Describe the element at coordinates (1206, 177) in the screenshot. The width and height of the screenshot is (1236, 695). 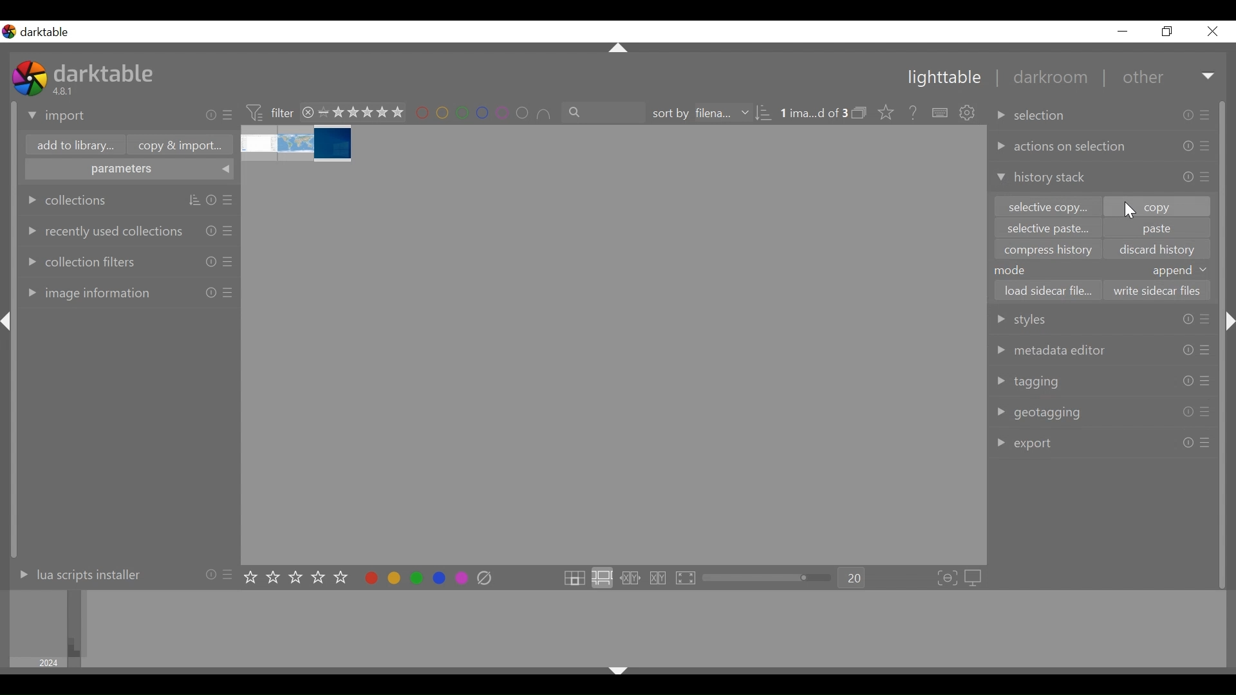
I see `presets` at that location.